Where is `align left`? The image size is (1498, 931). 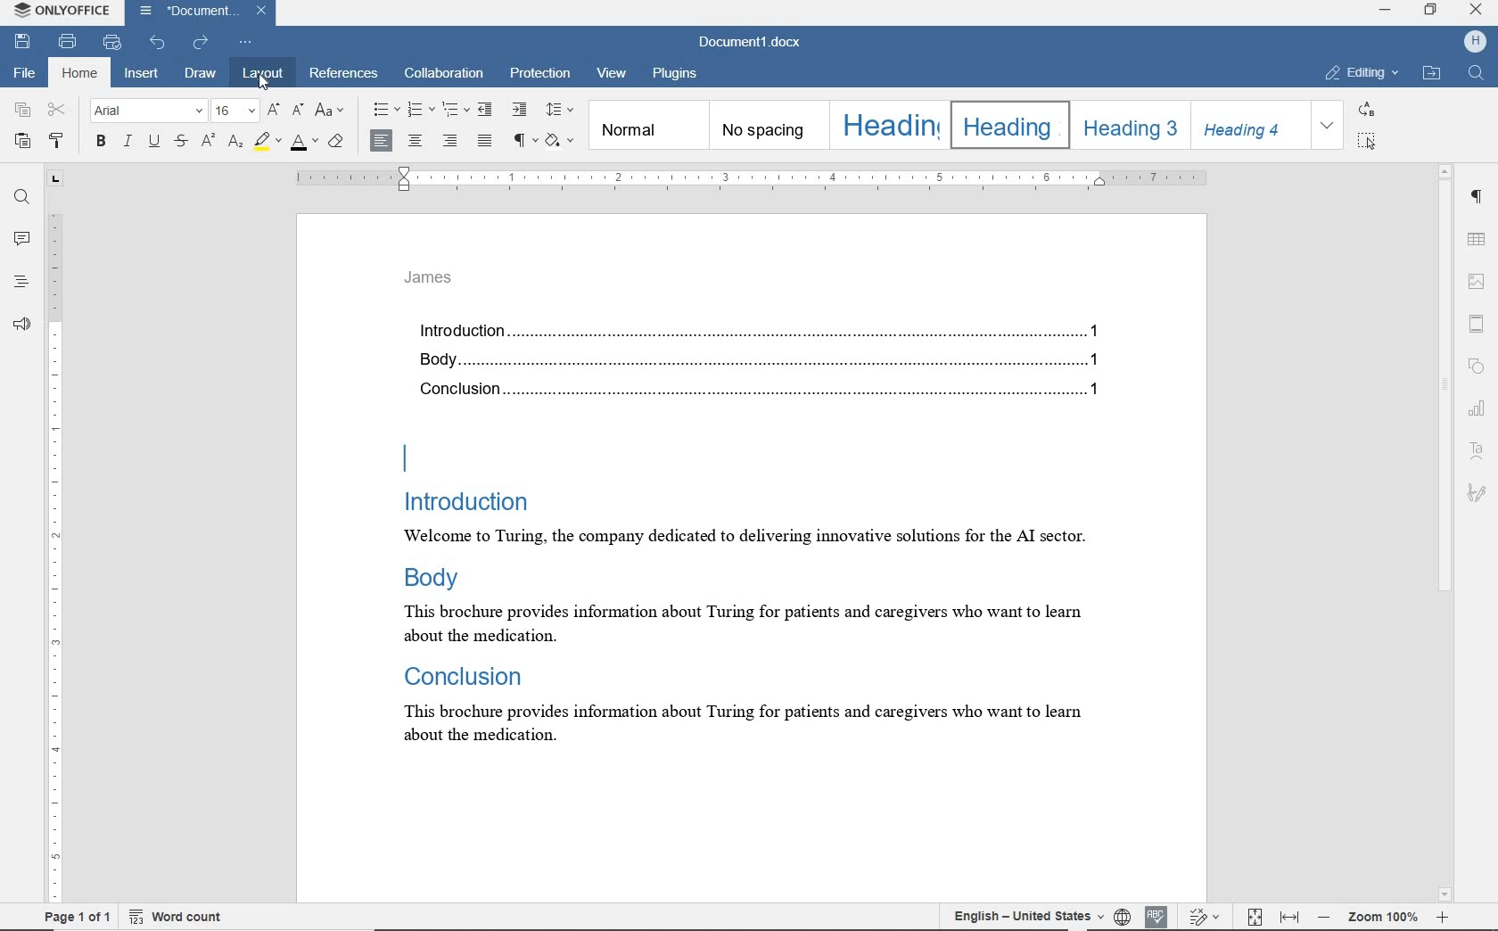 align left is located at coordinates (379, 140).